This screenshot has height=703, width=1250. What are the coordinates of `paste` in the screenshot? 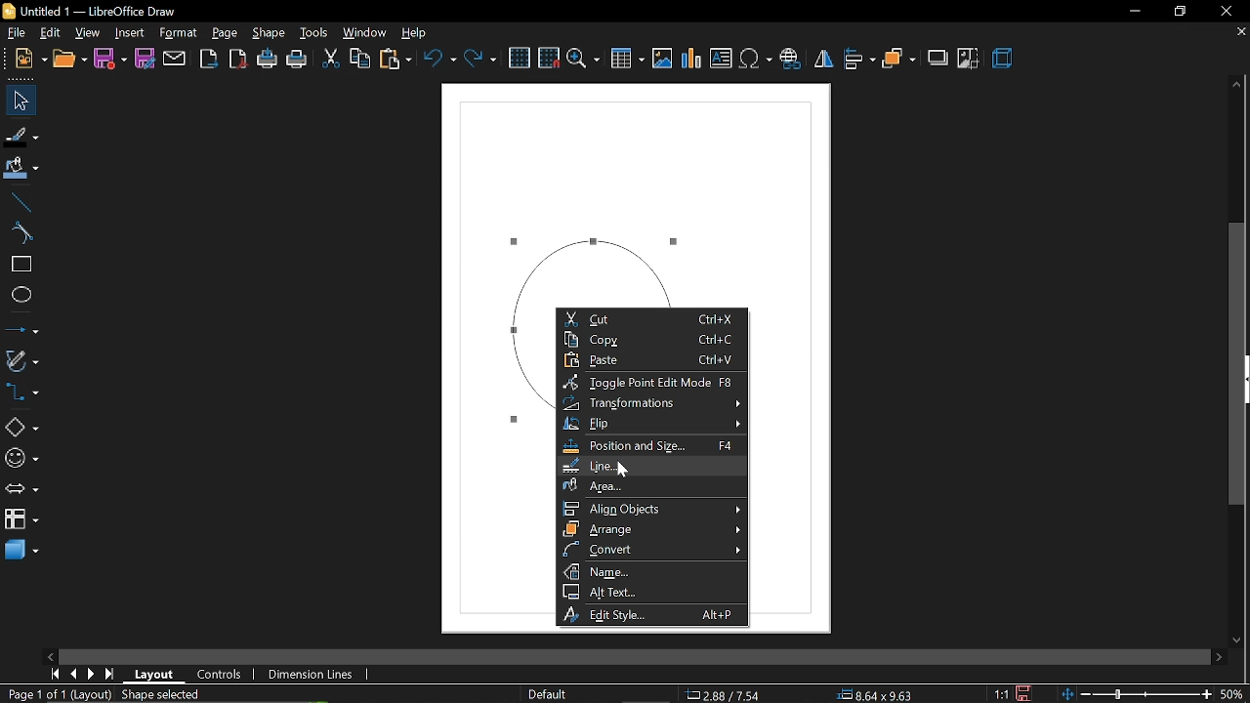 It's located at (395, 62).